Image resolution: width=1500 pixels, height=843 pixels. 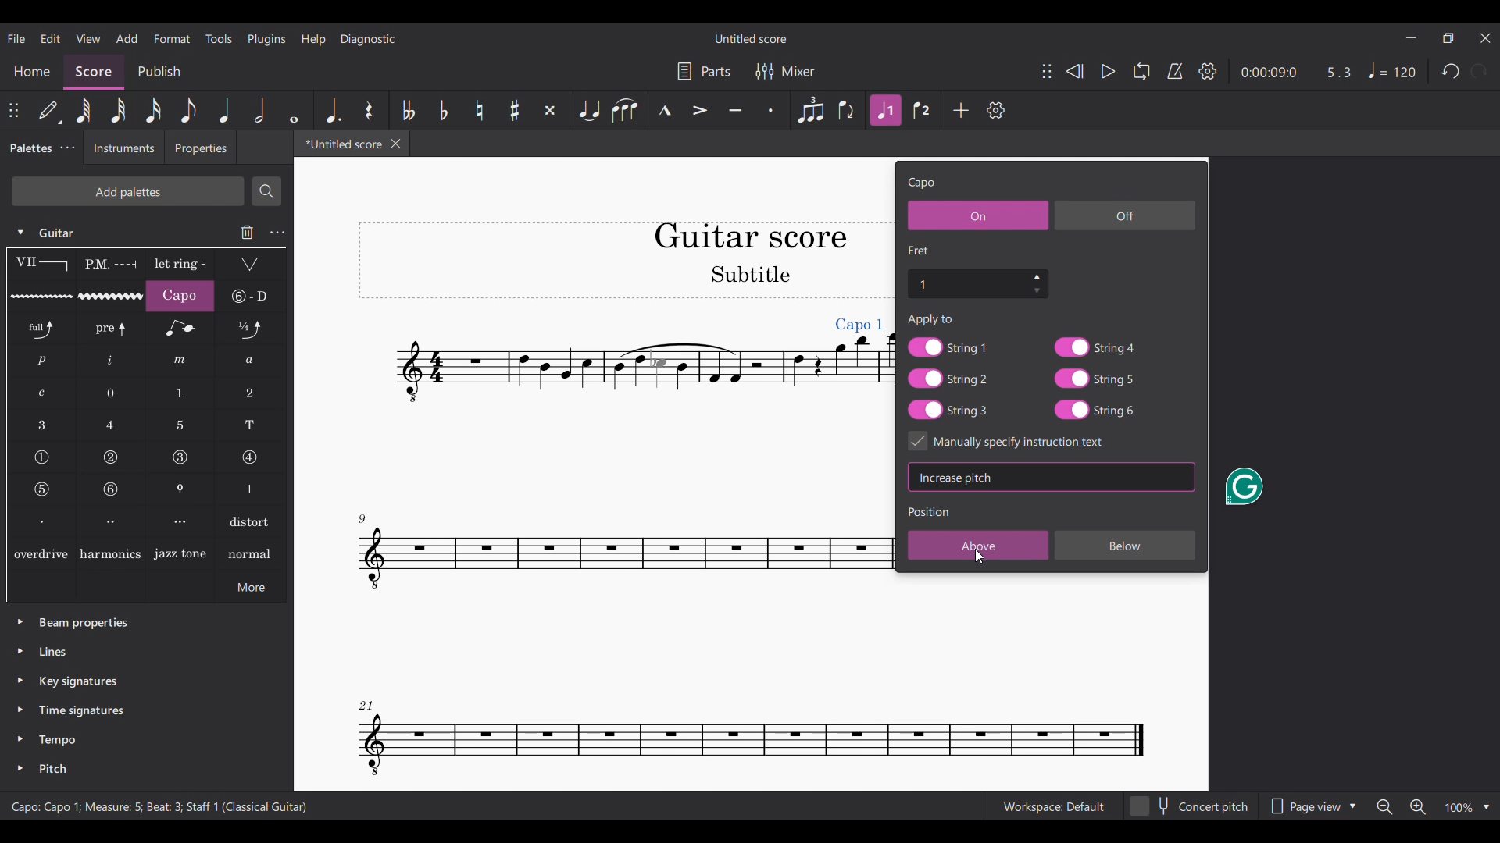 I want to click on Redo, so click(x=1480, y=71).